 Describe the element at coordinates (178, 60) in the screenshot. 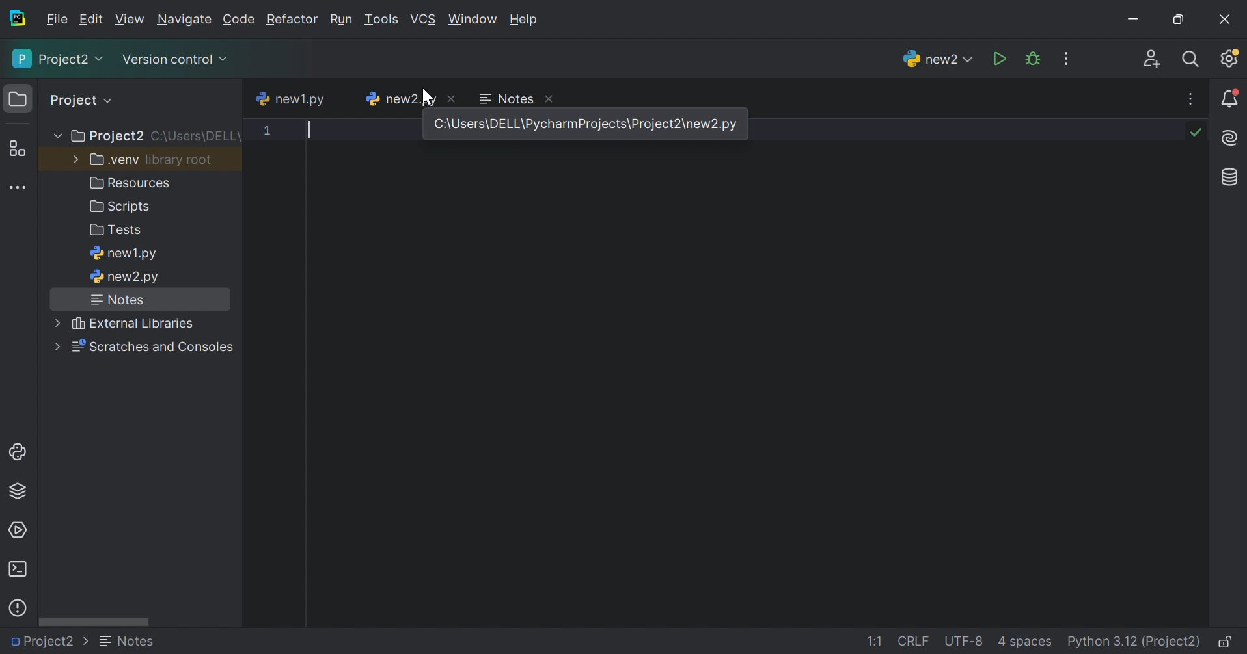

I see `Version control` at that location.